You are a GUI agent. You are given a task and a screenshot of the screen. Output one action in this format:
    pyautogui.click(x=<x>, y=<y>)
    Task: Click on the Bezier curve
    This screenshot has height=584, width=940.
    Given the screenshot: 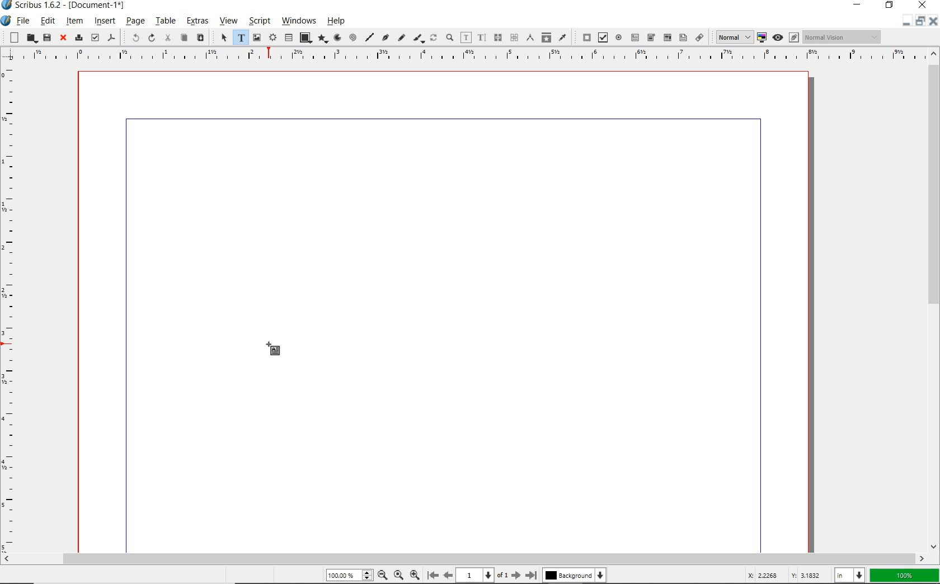 What is the action you would take?
    pyautogui.click(x=385, y=39)
    